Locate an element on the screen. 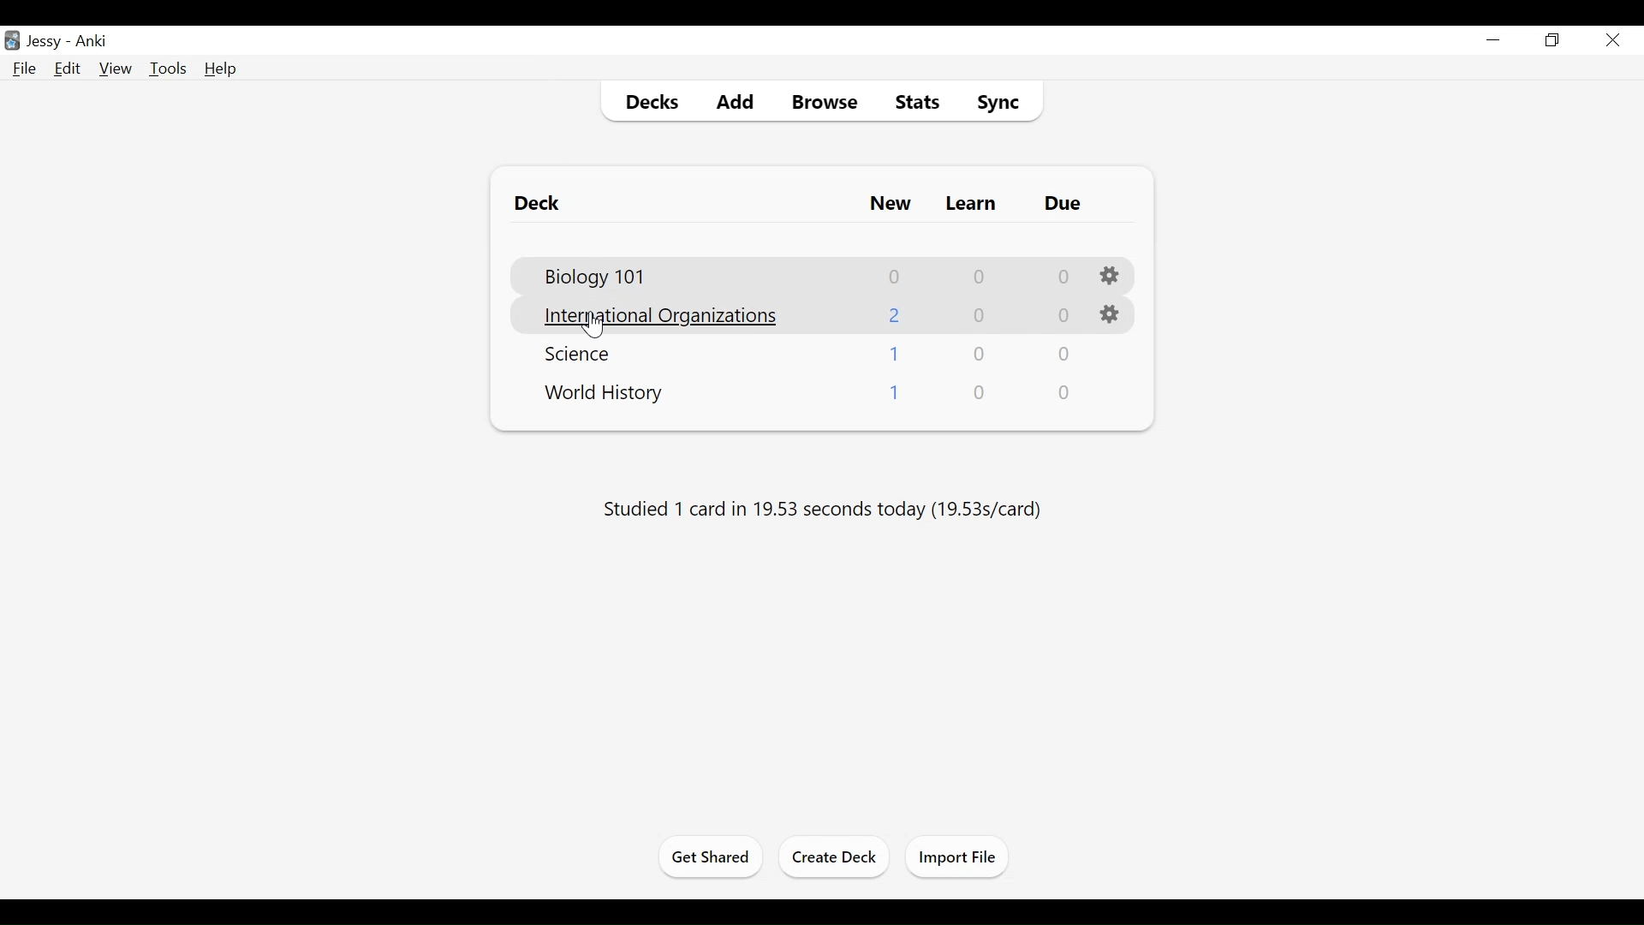  File is located at coordinates (27, 69).